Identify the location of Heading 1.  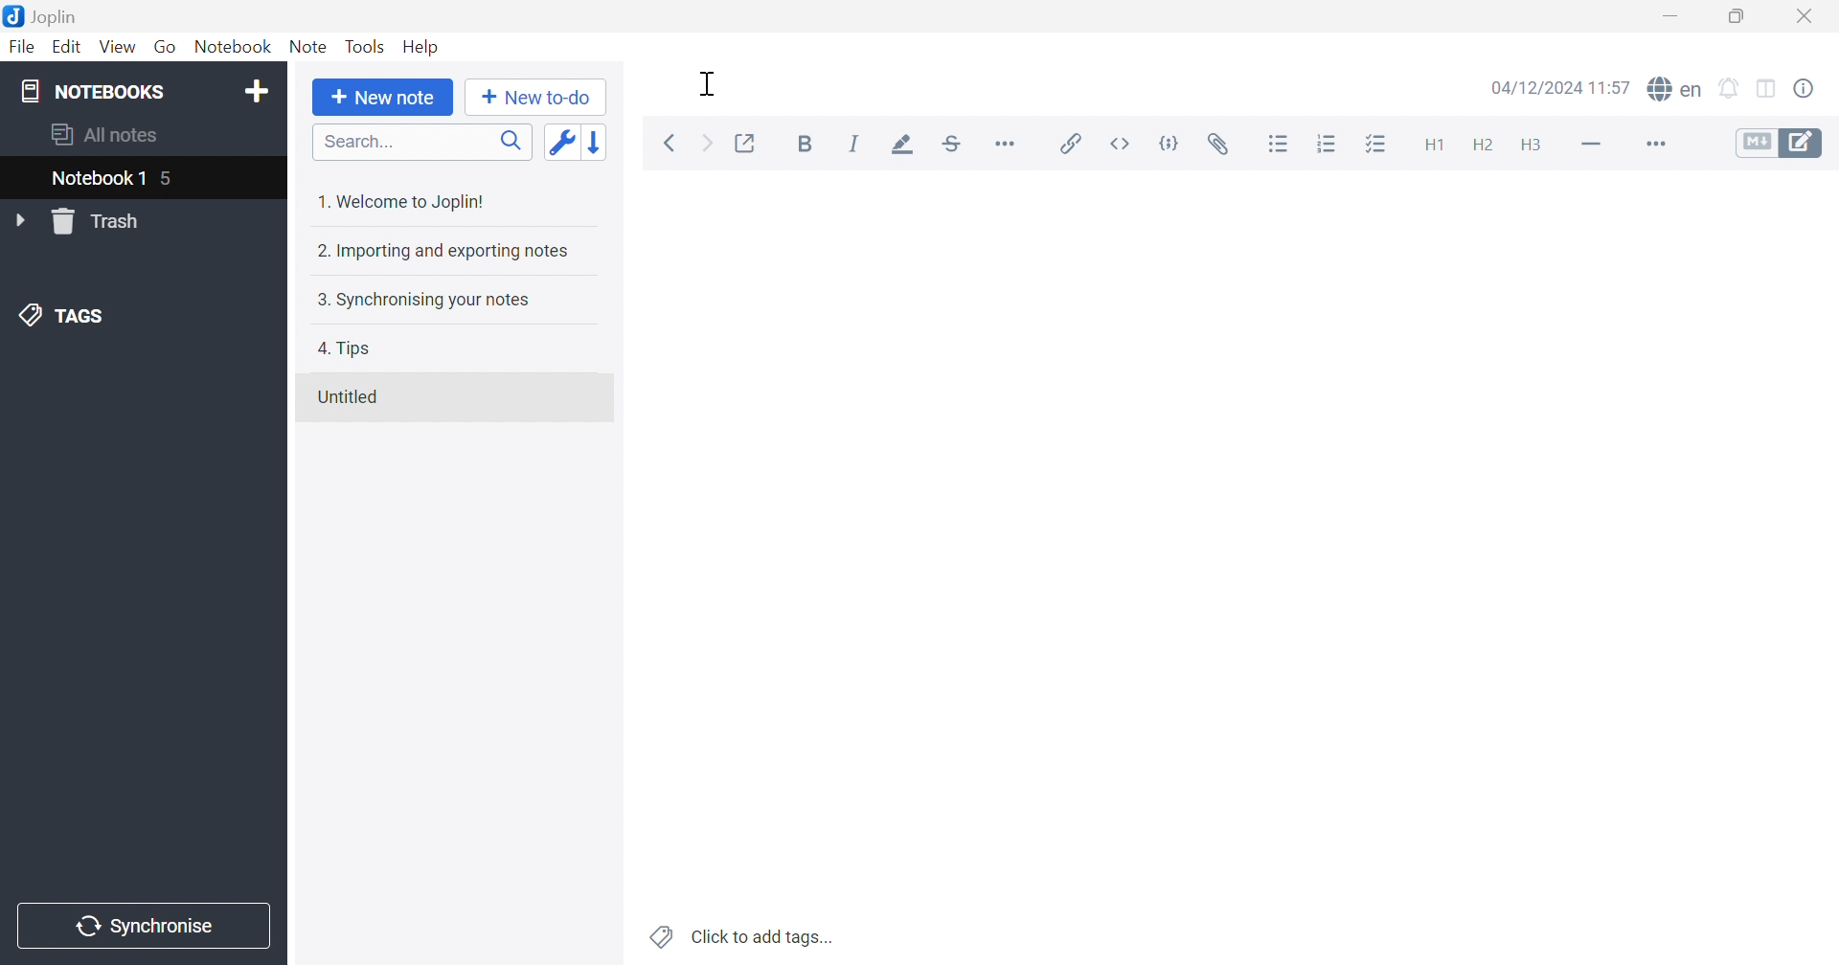
(1438, 145).